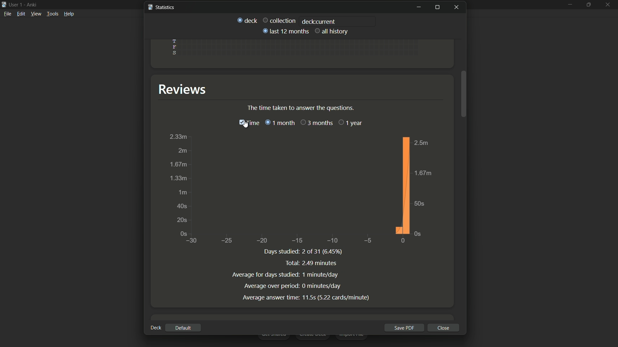 The width and height of the screenshot is (618, 347). I want to click on 3 months, so click(316, 123).